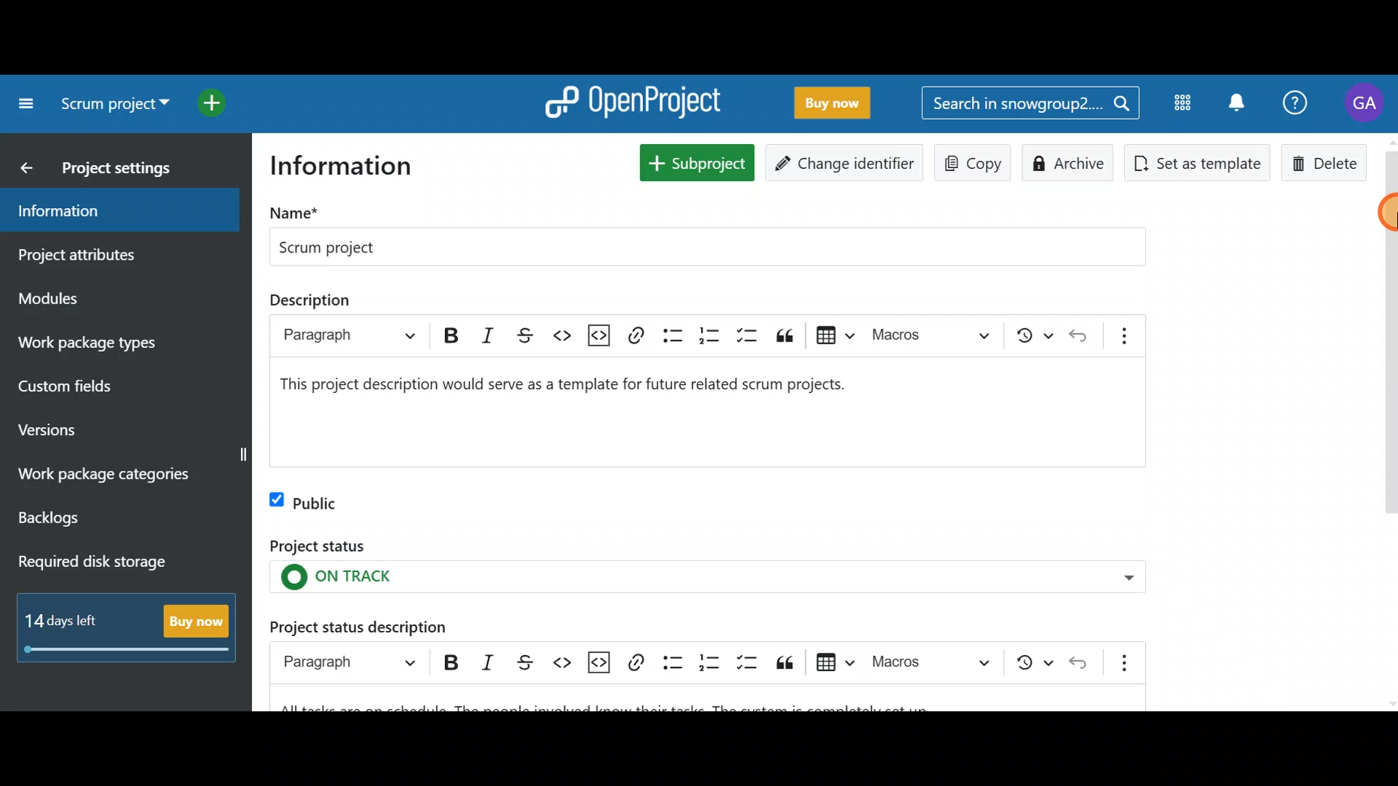 Image resolution: width=1398 pixels, height=786 pixels. Describe the element at coordinates (709, 335) in the screenshot. I see `numbered list` at that location.